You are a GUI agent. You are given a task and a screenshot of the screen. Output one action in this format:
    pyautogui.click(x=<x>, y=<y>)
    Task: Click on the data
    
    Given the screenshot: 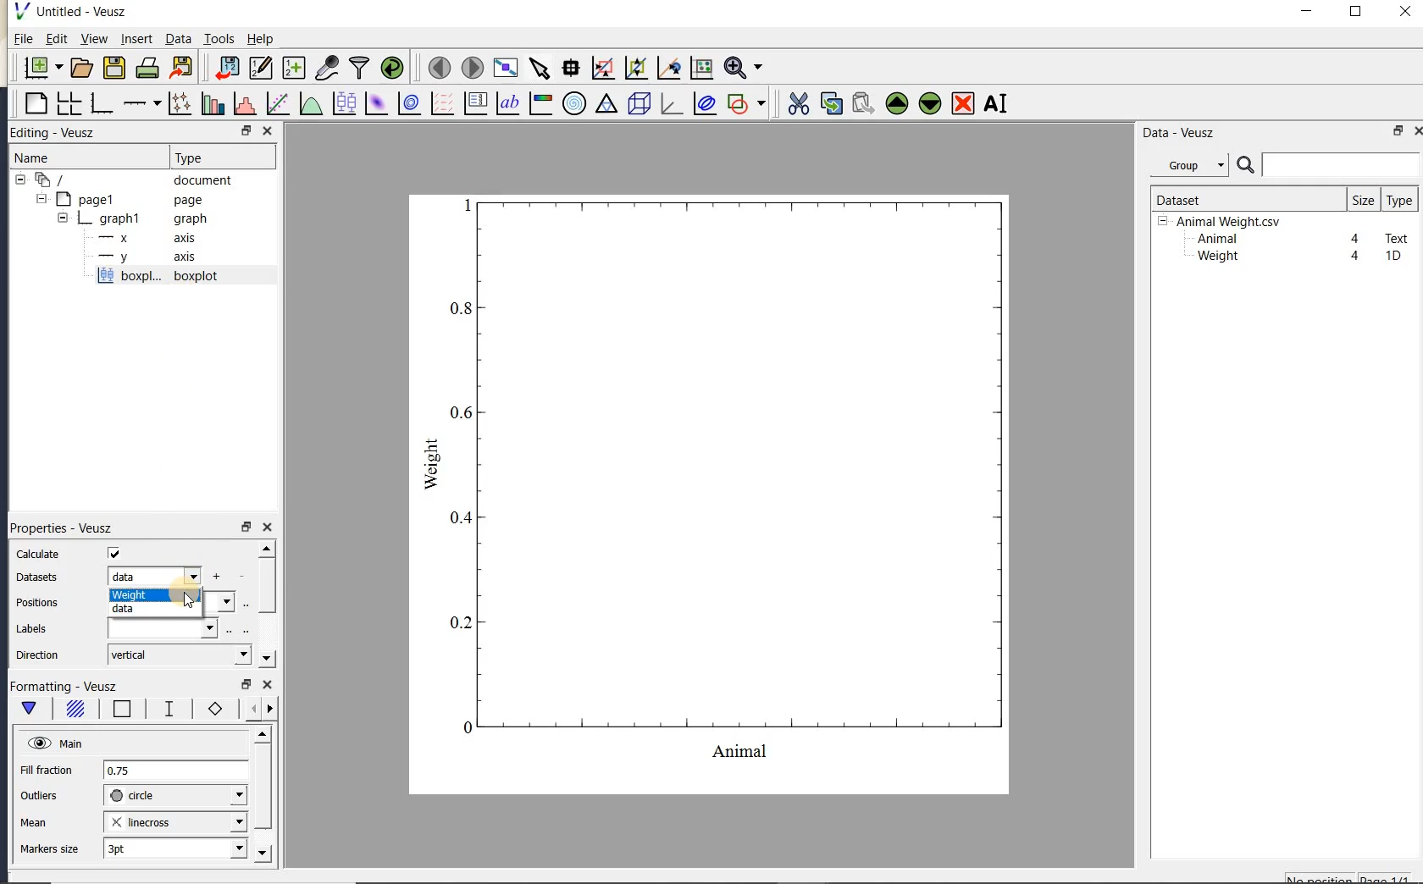 What is the action you would take?
    pyautogui.click(x=152, y=576)
    